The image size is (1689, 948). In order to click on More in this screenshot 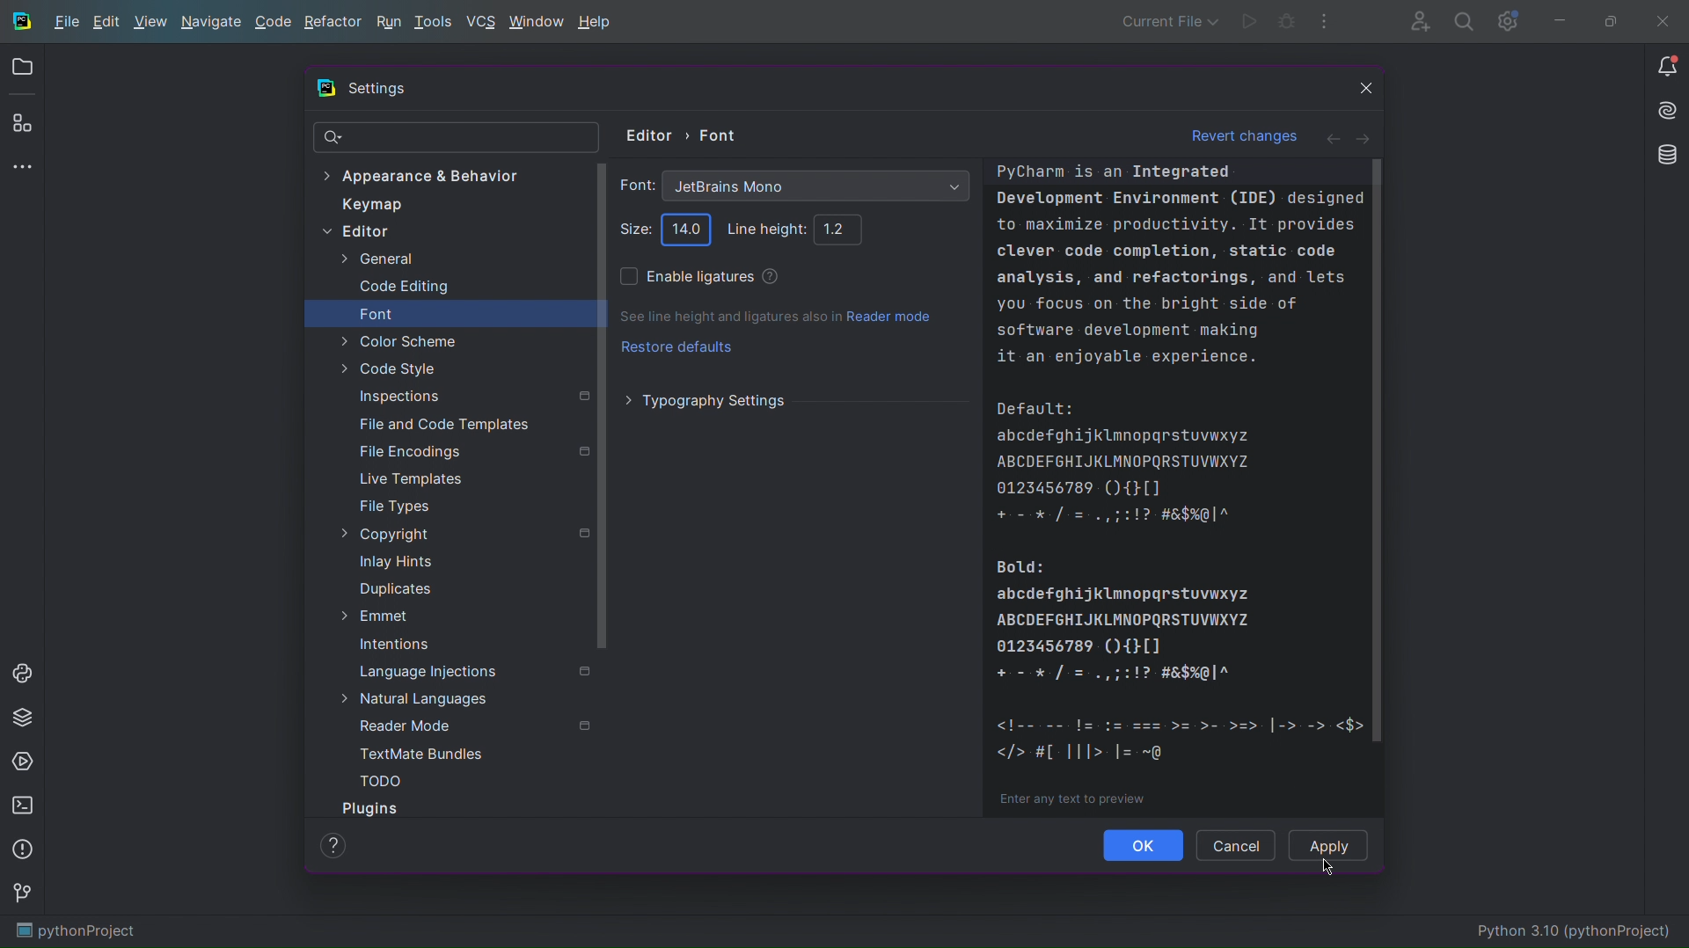, I will do `click(25, 169)`.